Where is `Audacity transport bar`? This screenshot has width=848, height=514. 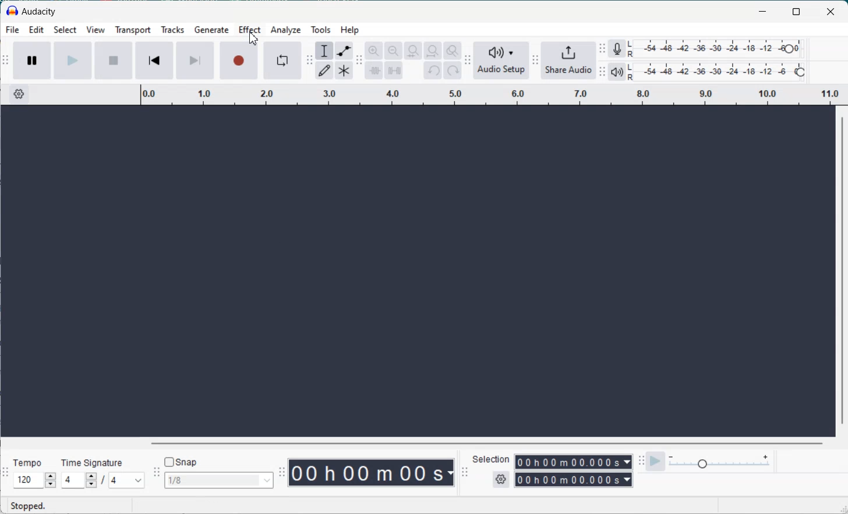
Audacity transport bar is located at coordinates (6, 61).